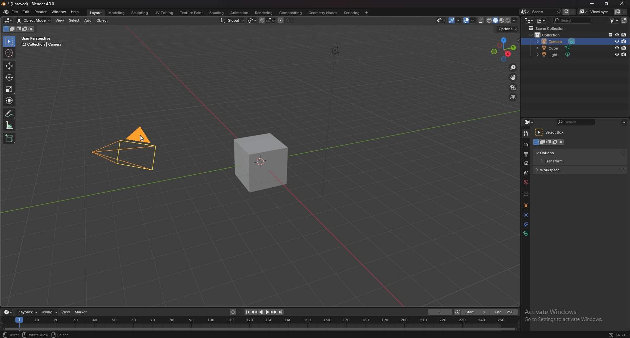 The height and width of the screenshot is (338, 630). I want to click on physics, so click(525, 215).